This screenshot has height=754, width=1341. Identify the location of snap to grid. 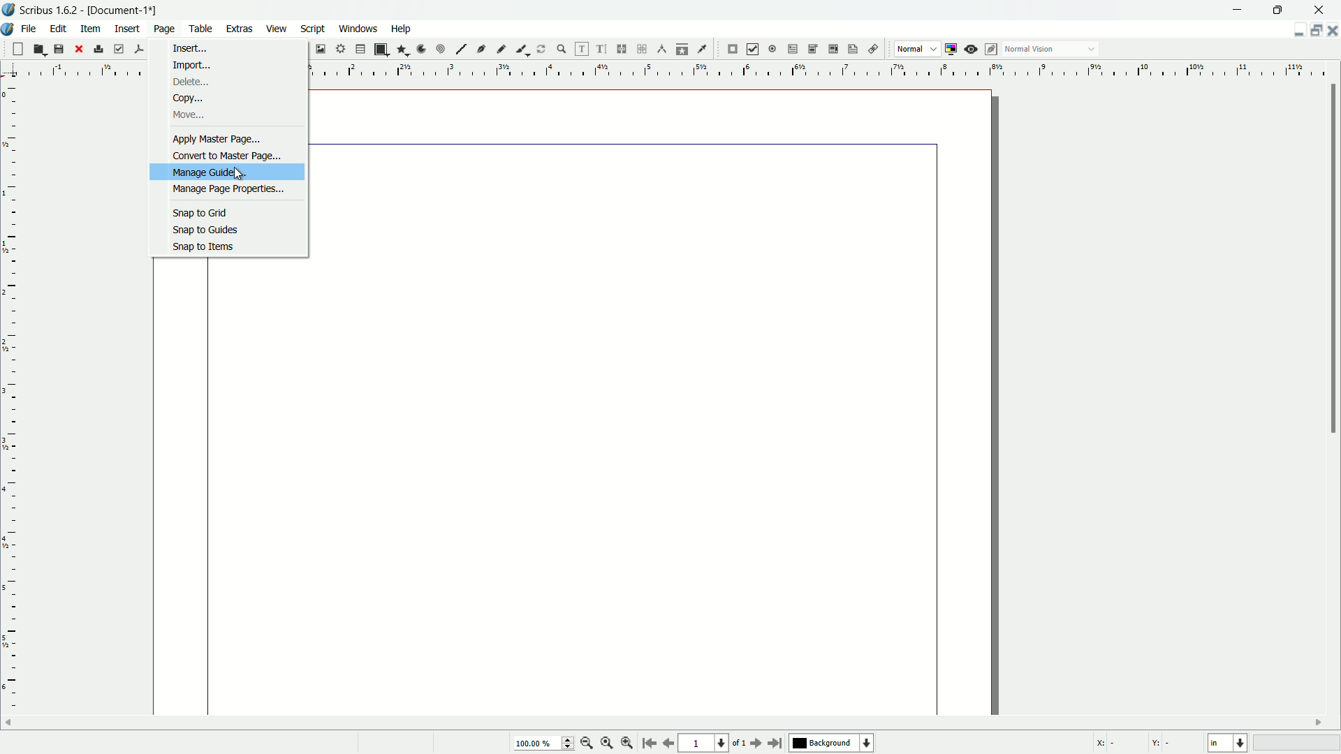
(200, 212).